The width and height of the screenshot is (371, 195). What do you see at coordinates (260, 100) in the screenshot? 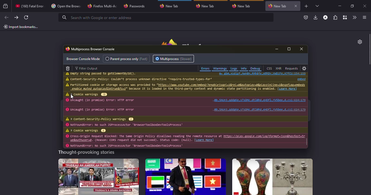
I see `-ob` at bounding box center [260, 100].